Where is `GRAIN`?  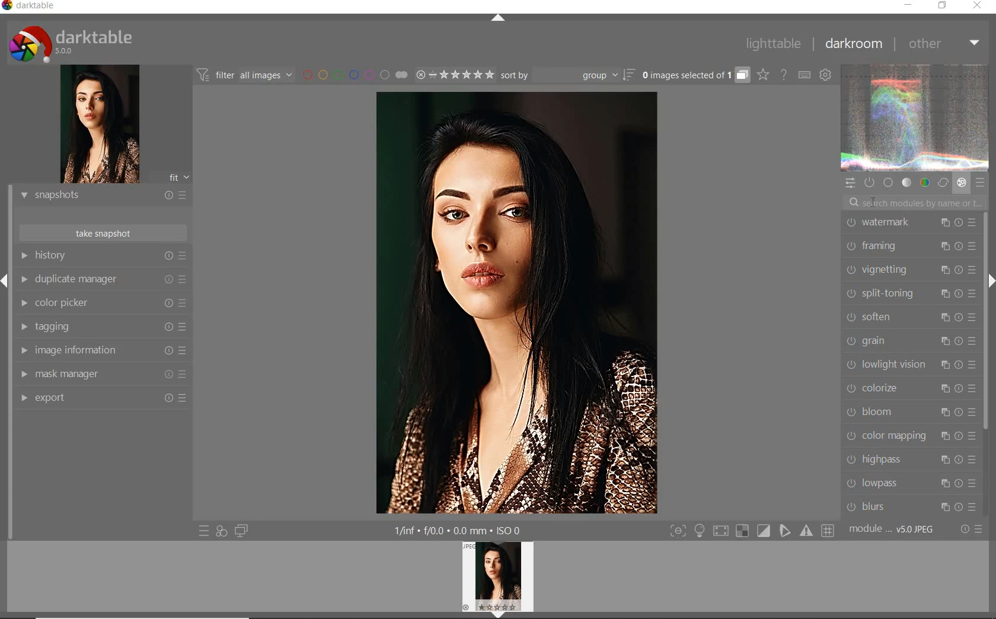
GRAIN is located at coordinates (909, 339).